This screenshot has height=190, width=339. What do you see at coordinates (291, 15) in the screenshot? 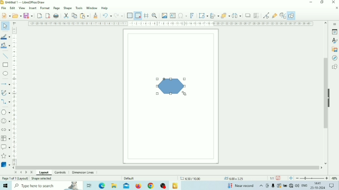
I see `Show Draw Functions` at bounding box center [291, 15].